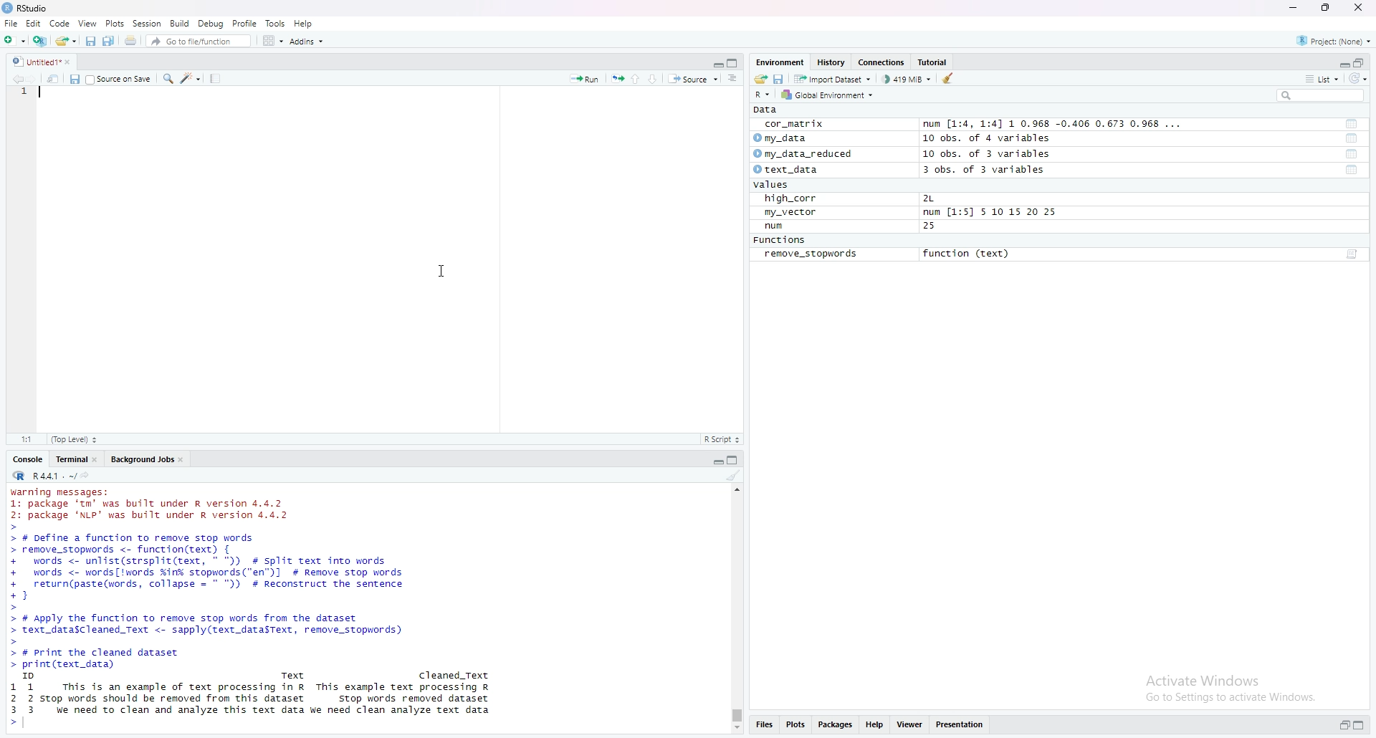 This screenshot has width=1376, height=738. Describe the element at coordinates (209, 23) in the screenshot. I see `Debug` at that location.